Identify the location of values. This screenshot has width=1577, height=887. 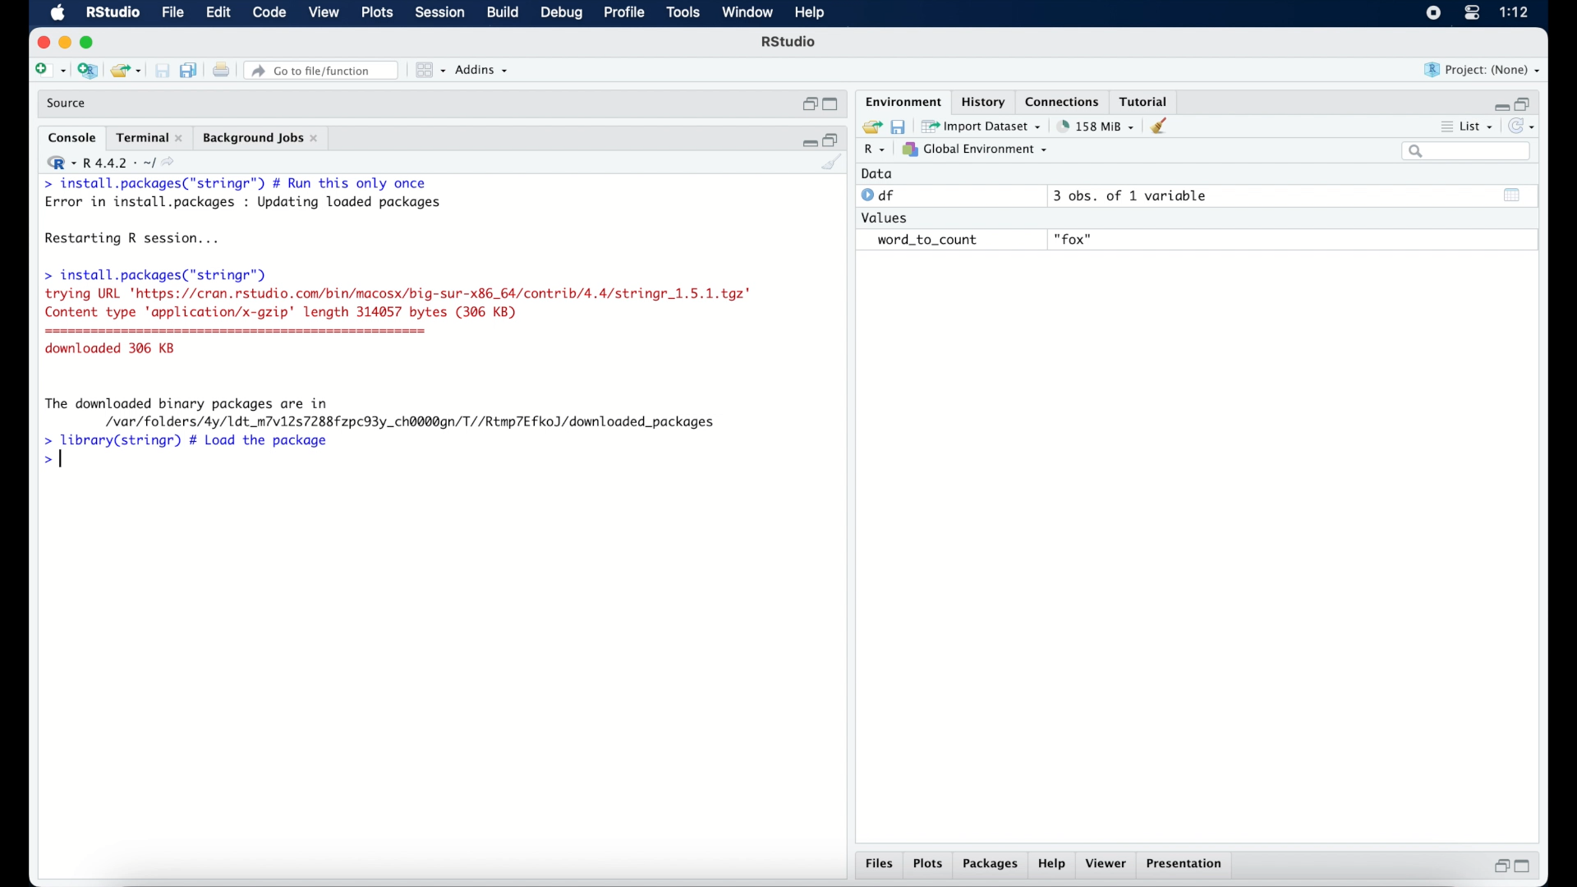
(886, 216).